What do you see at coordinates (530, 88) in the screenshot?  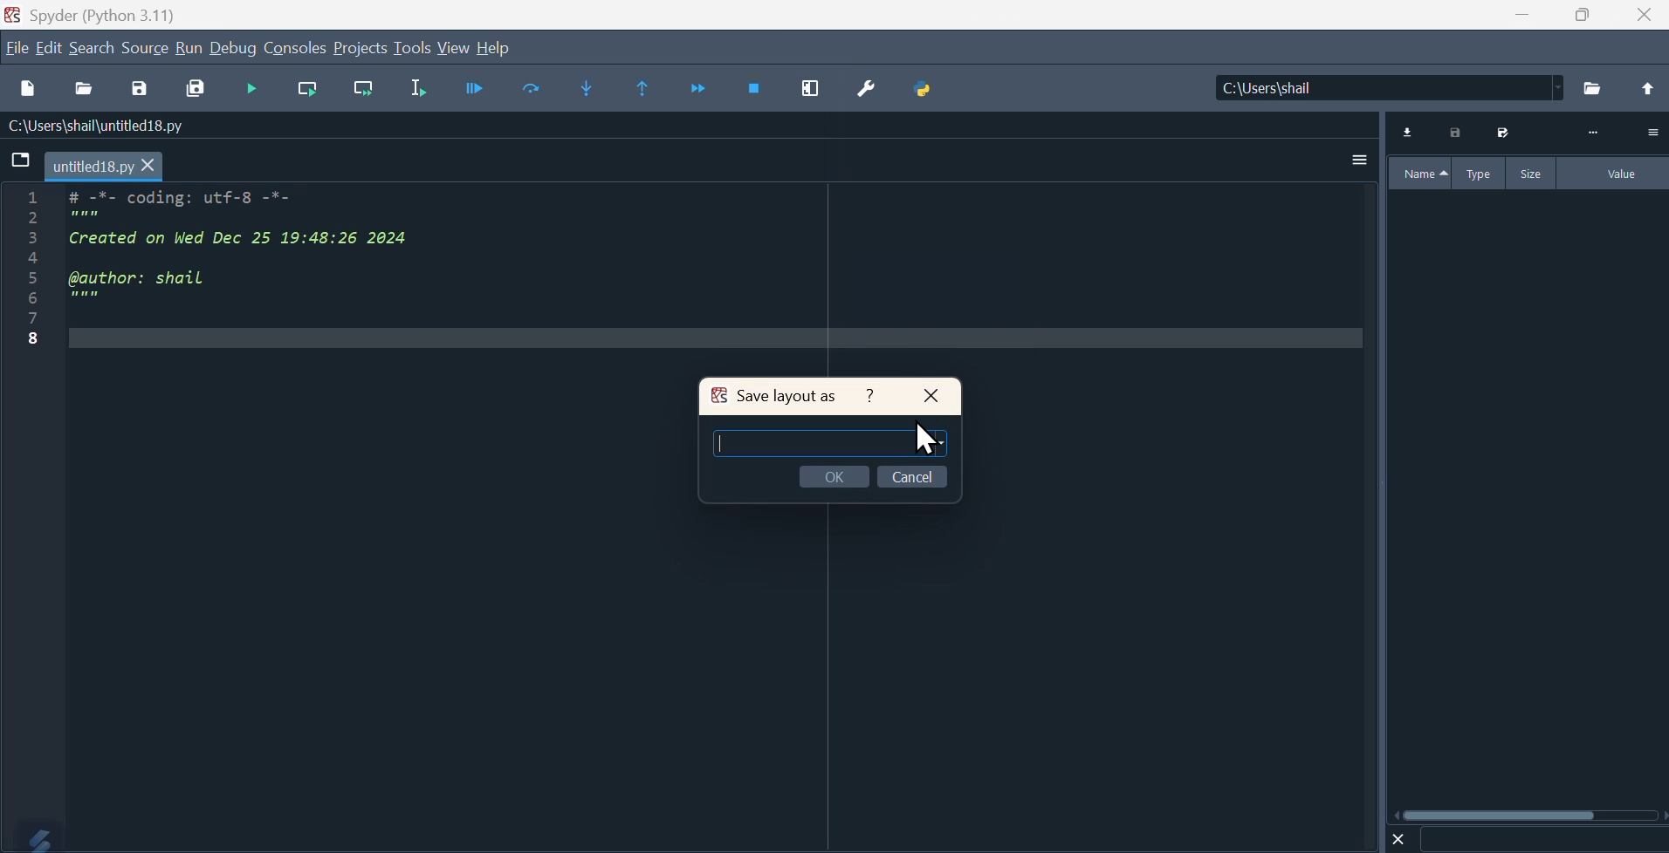 I see `Replace text` at bounding box center [530, 88].